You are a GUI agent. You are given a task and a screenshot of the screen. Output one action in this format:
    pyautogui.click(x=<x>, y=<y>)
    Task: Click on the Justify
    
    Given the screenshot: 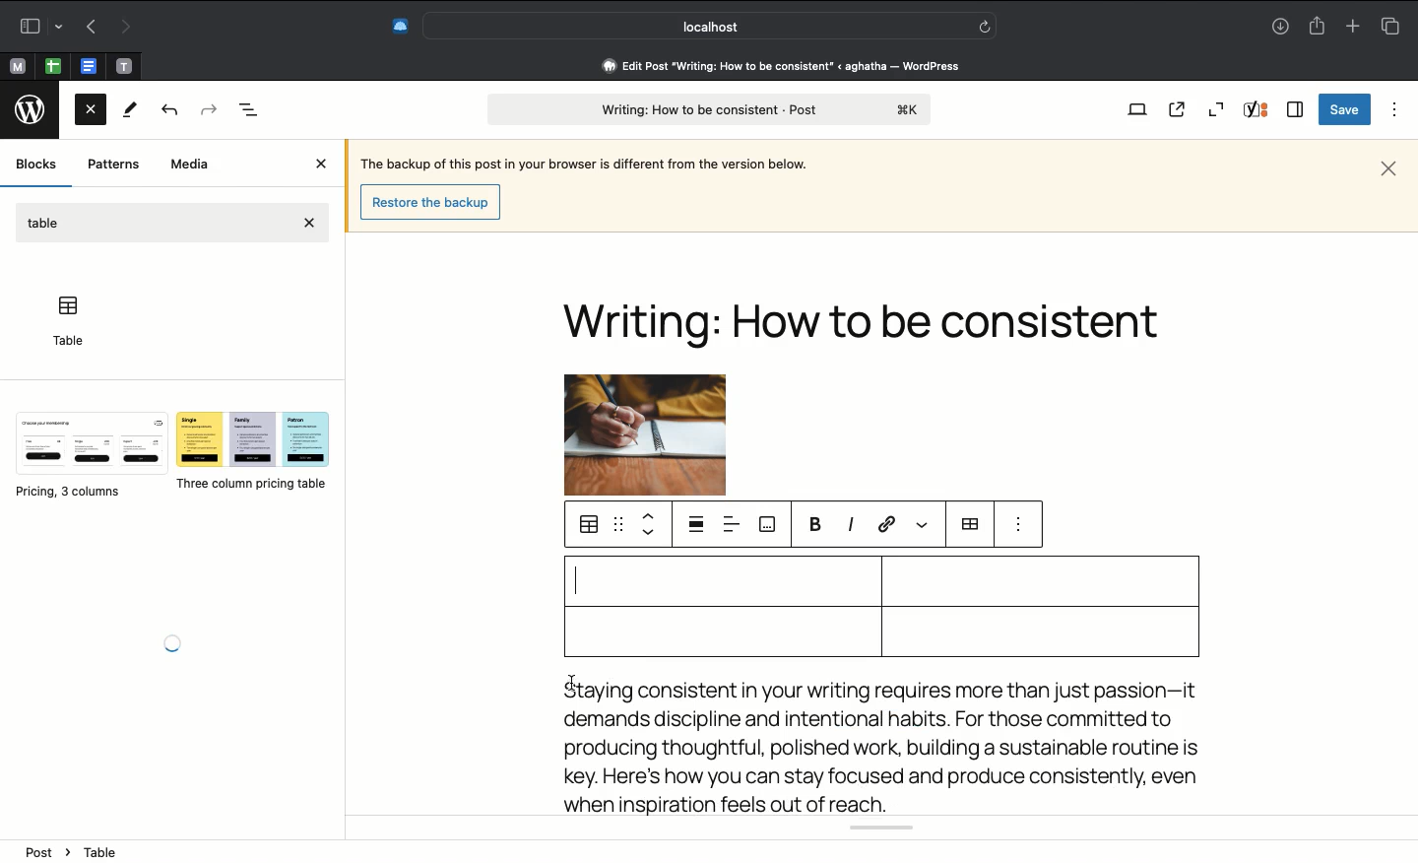 What is the action you would take?
    pyautogui.click(x=697, y=526)
    